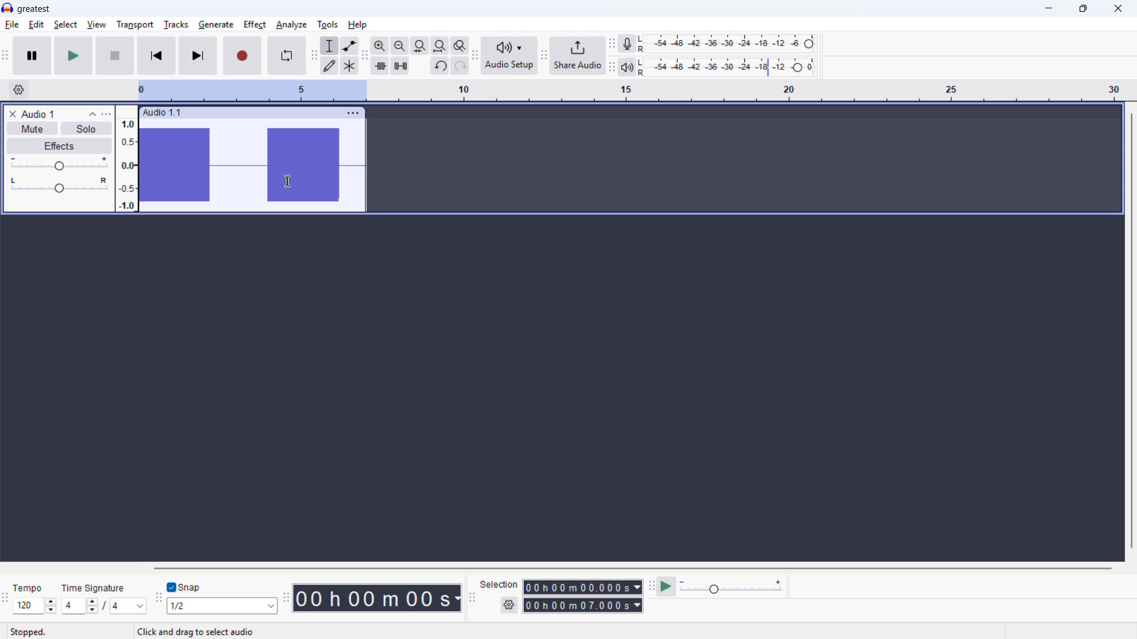  What do you see at coordinates (627, 44) in the screenshot?
I see `Recording metre ` at bounding box center [627, 44].